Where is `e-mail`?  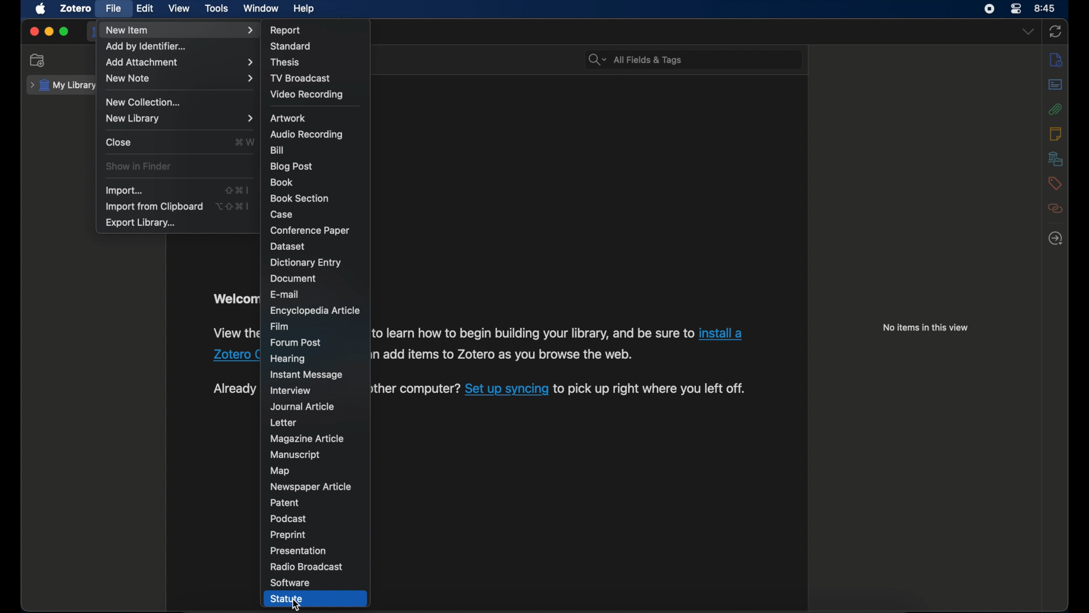
e-mail is located at coordinates (286, 293).